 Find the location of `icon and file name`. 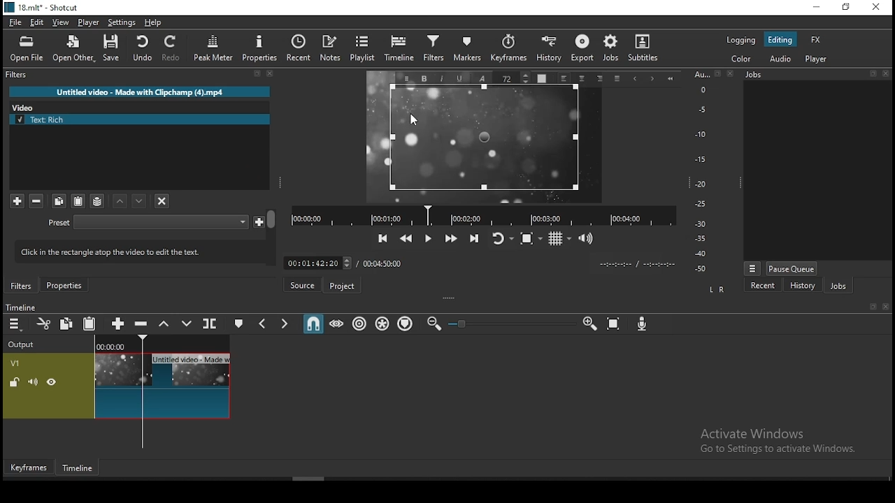

icon and file name is located at coordinates (41, 8).